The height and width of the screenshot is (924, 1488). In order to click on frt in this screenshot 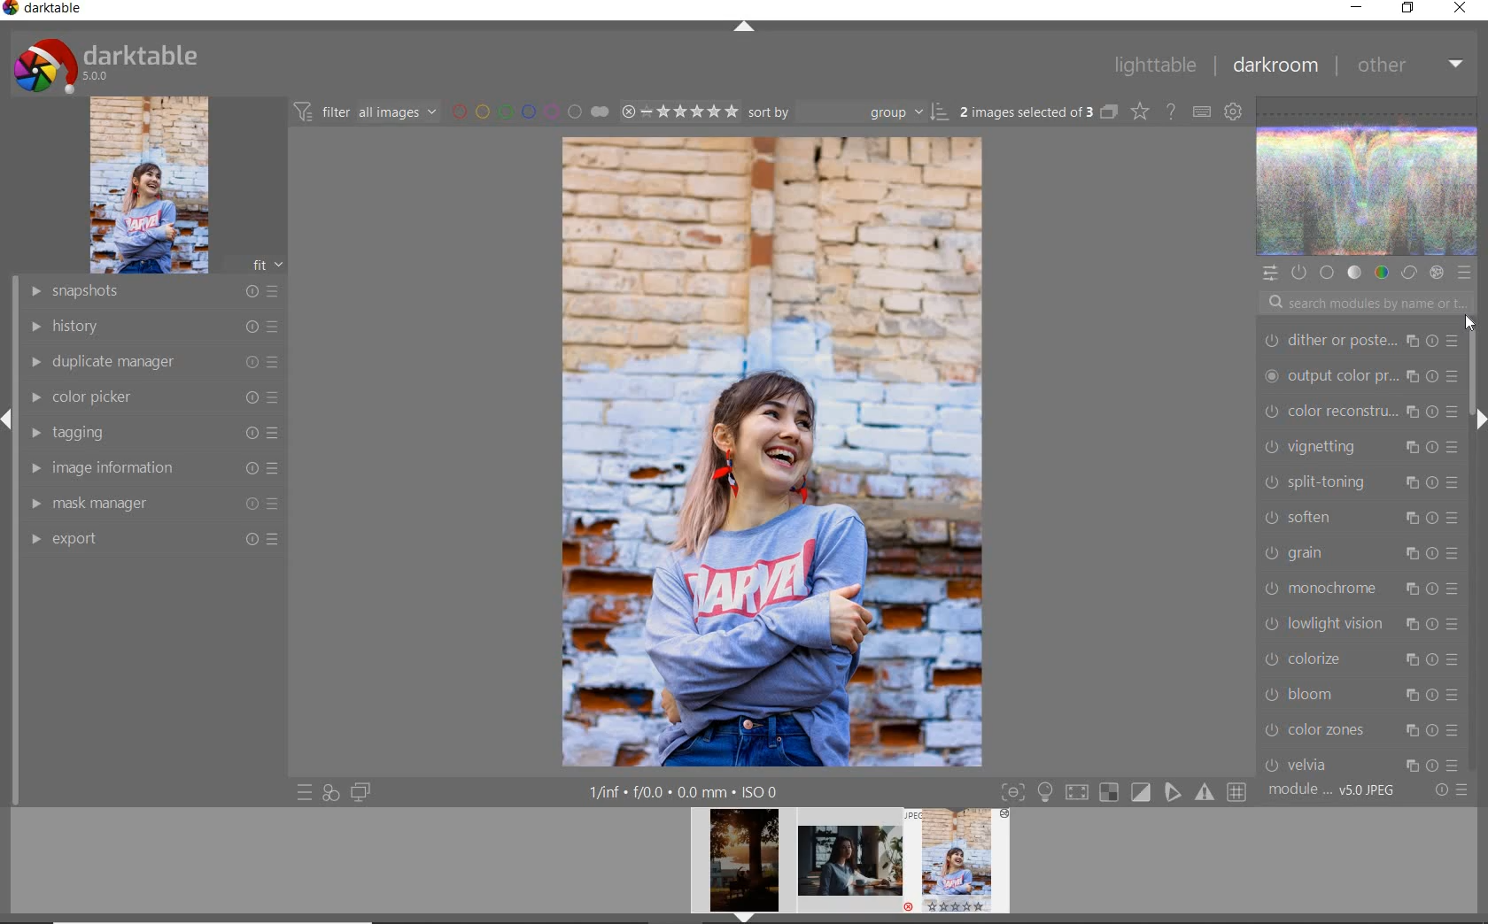, I will do `click(267, 262)`.